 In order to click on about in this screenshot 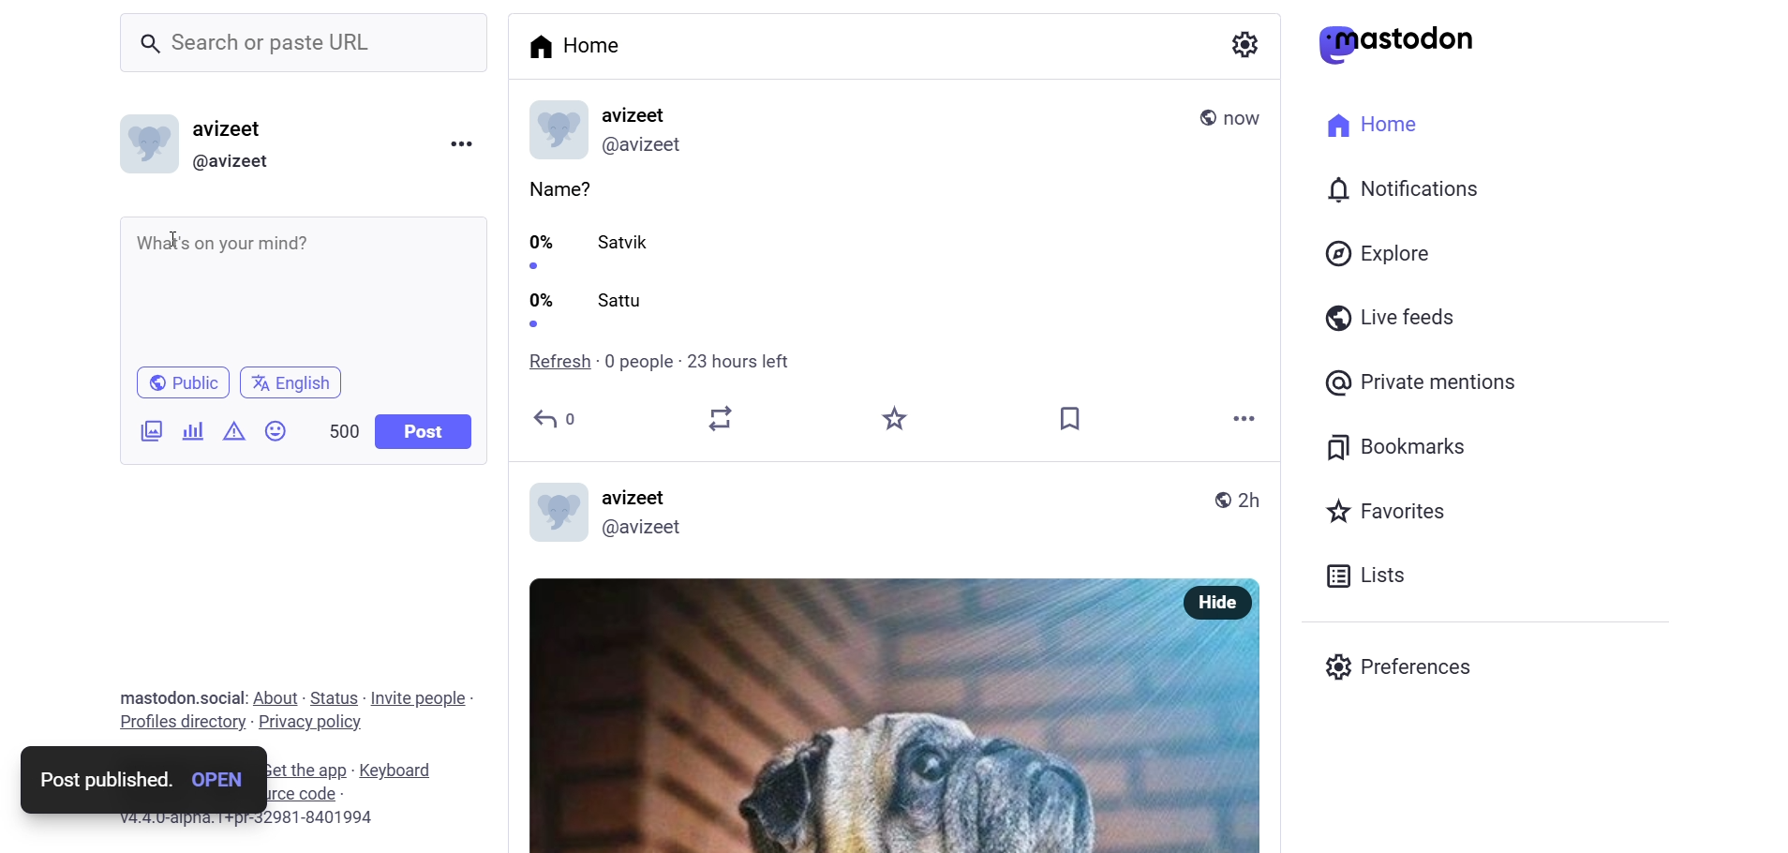, I will do `click(274, 698)`.